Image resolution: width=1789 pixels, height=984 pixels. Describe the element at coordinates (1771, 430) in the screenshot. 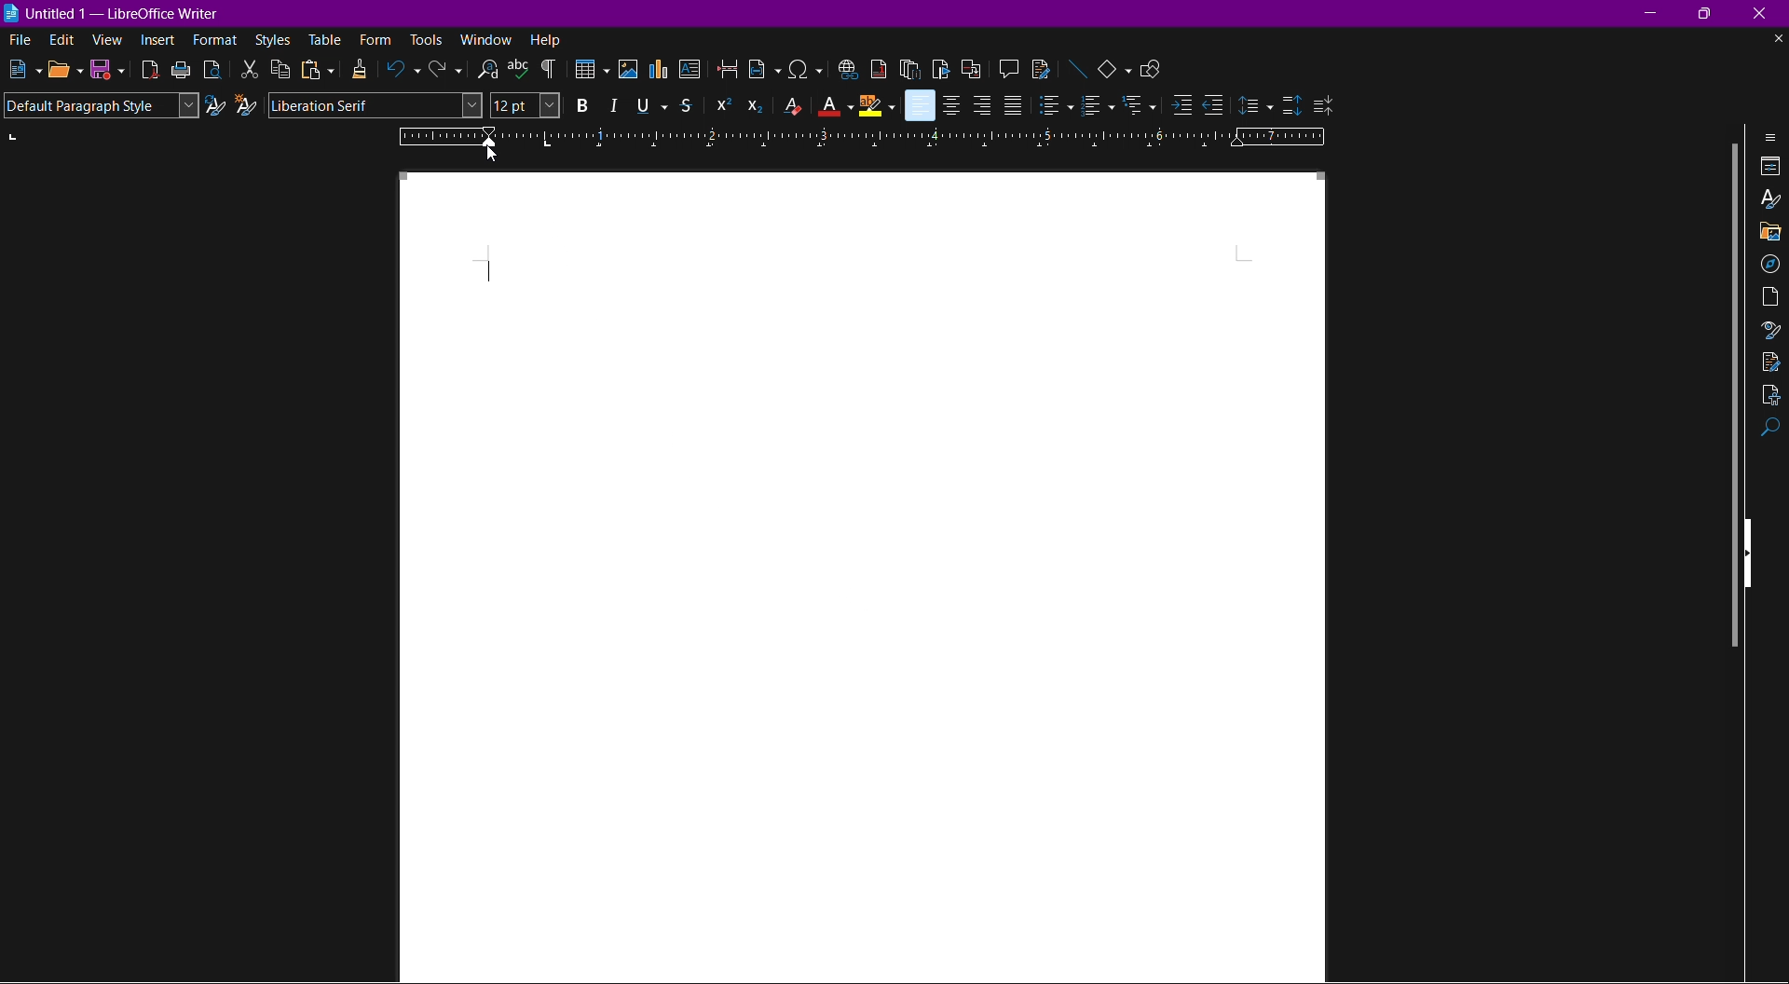

I see `Find` at that location.